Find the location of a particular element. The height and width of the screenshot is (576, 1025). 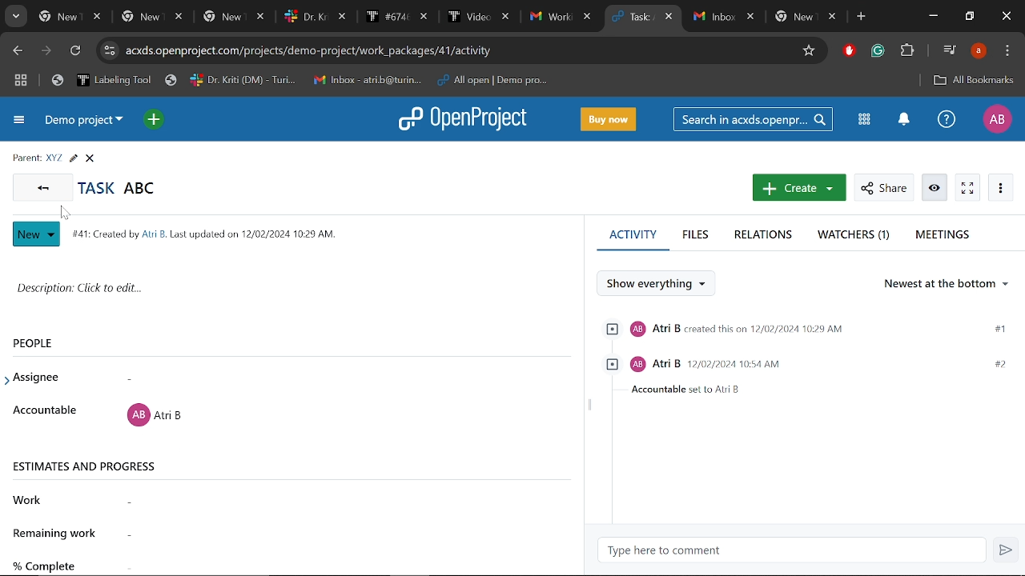

Task description is located at coordinates (257, 290).